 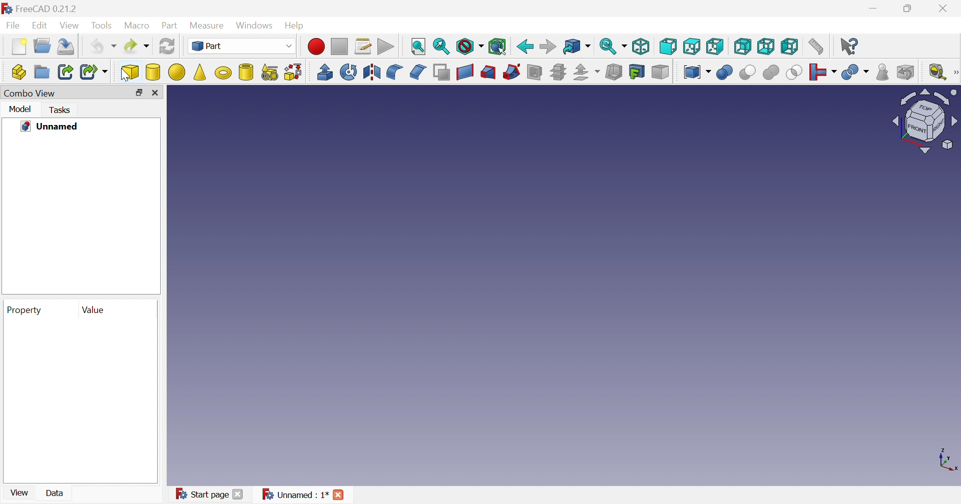 What do you see at coordinates (269, 72) in the screenshot?
I see `Create primitives` at bounding box center [269, 72].